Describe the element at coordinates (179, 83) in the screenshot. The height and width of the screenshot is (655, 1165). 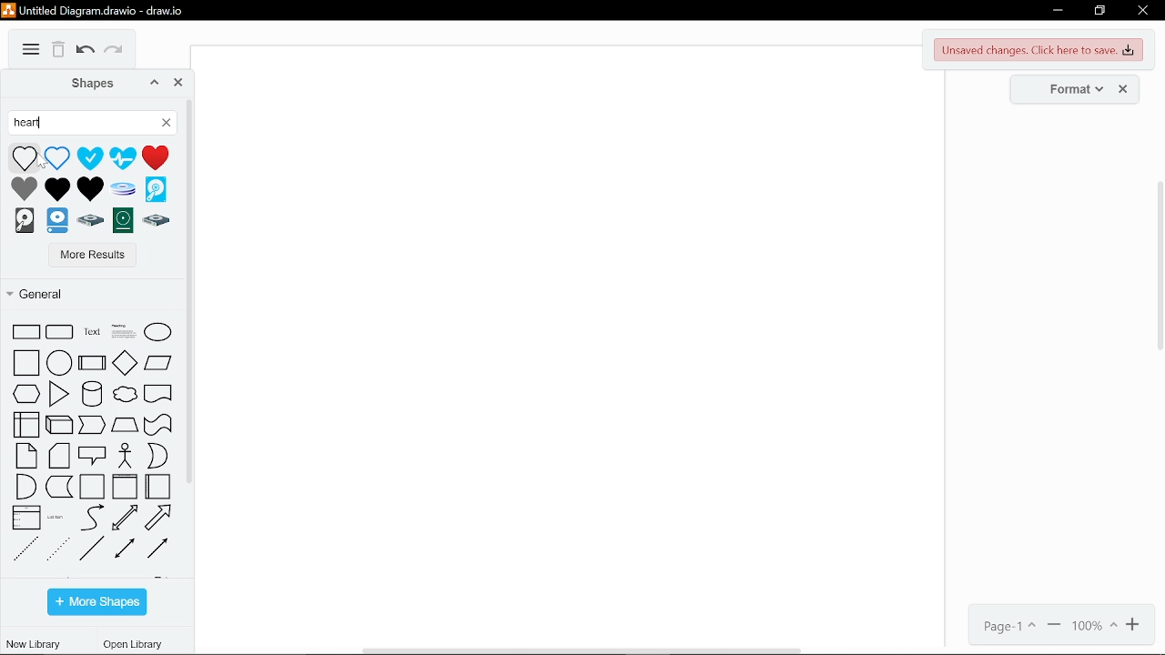
I see `close` at that location.